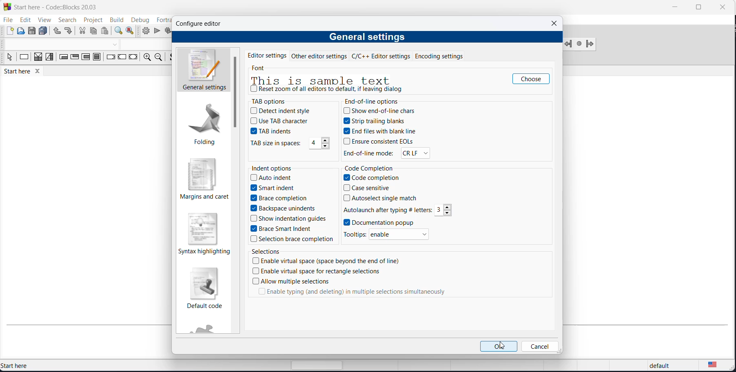 The width and height of the screenshot is (736, 372). I want to click on show indentation guides, so click(289, 219).